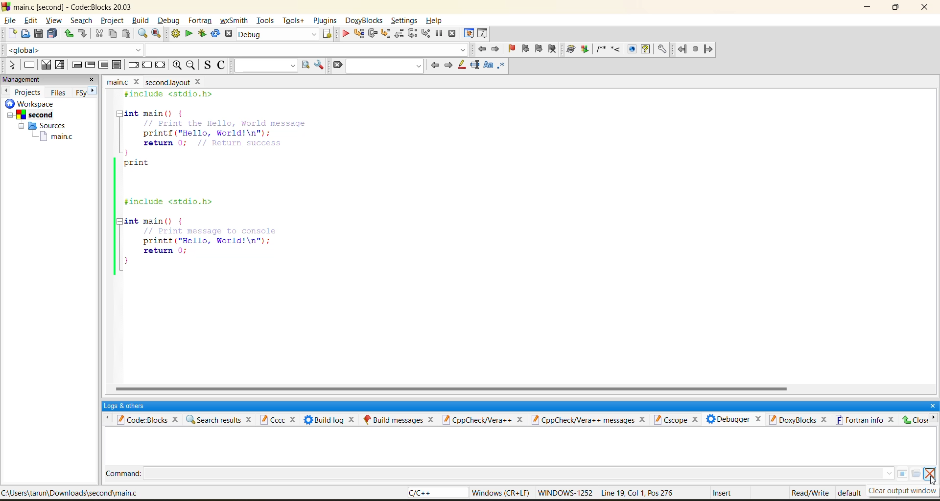  I want to click on toggle source, so click(206, 66).